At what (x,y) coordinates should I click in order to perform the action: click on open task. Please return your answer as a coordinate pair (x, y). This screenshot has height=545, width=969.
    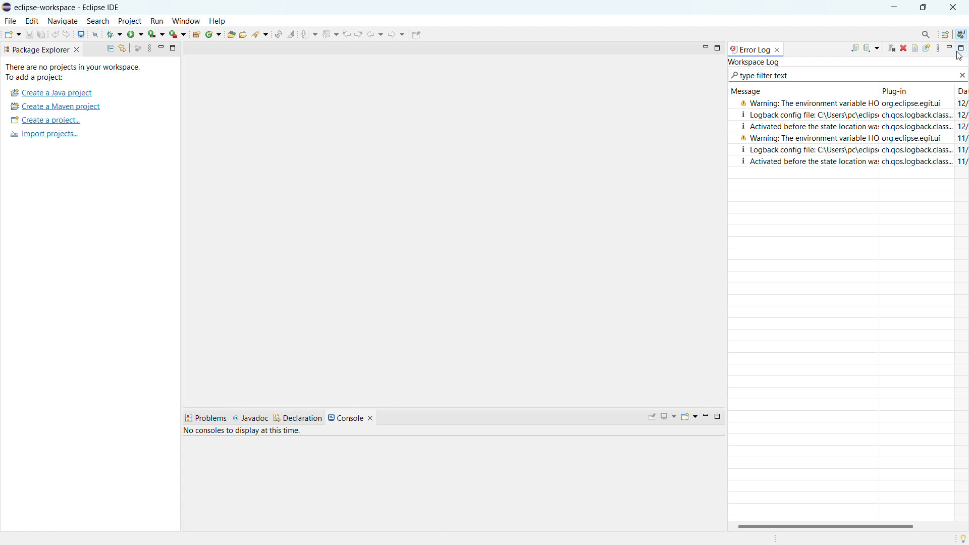
    Looking at the image, I should click on (244, 33).